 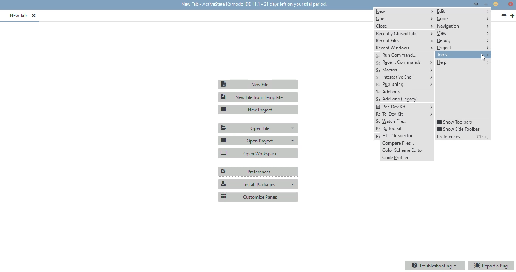 What do you see at coordinates (258, 172) in the screenshot?
I see `preferences` at bounding box center [258, 172].